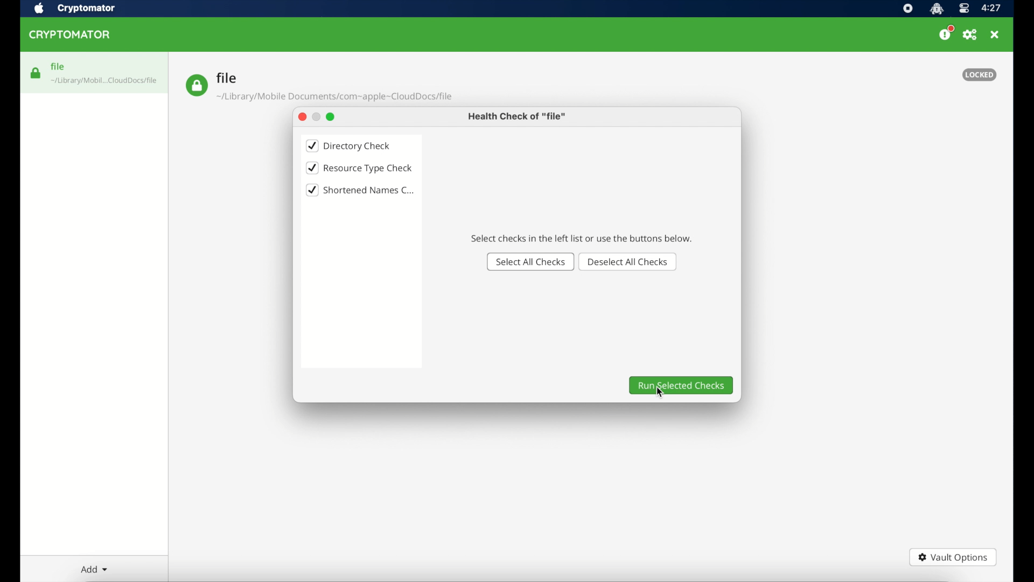 This screenshot has width=1034, height=582. What do you see at coordinates (659, 394) in the screenshot?
I see `cursor` at bounding box center [659, 394].